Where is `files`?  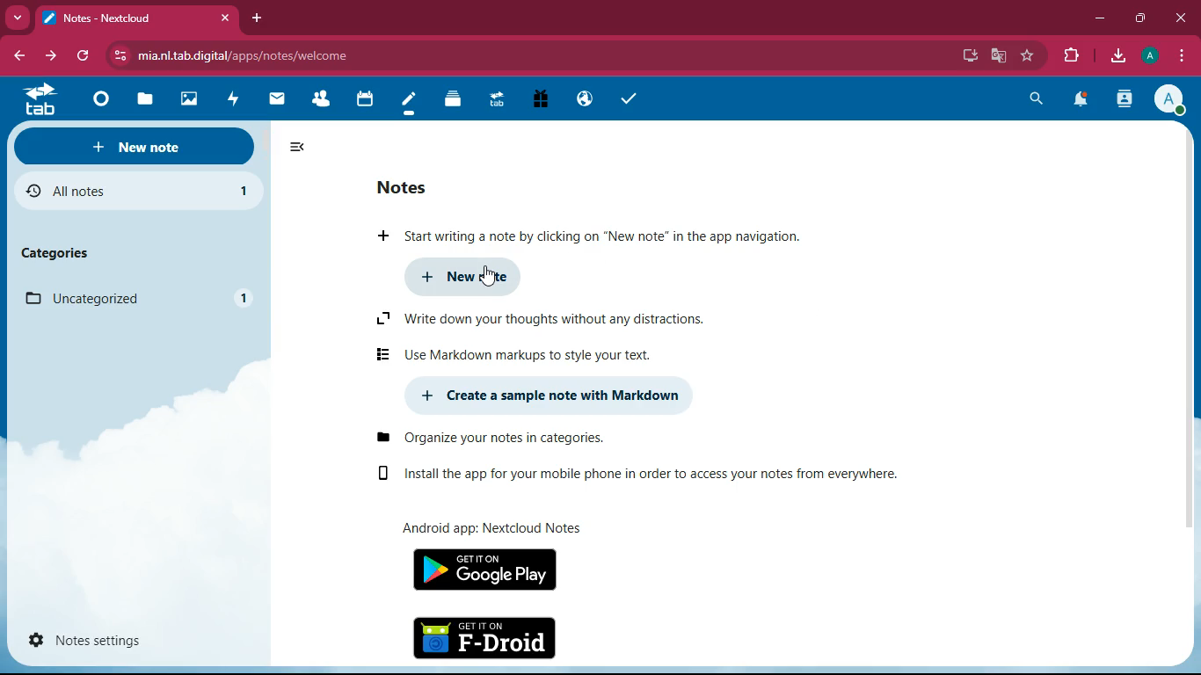
files is located at coordinates (146, 99).